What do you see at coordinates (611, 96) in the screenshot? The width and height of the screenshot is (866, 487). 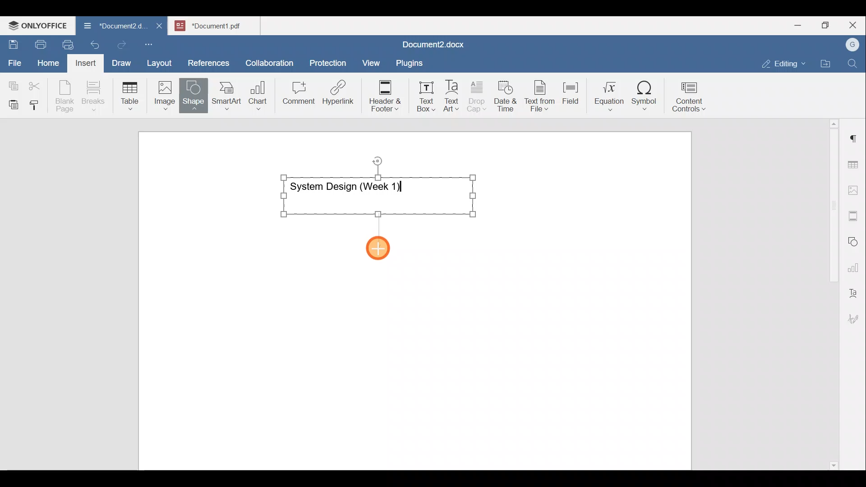 I see `Equation` at bounding box center [611, 96].